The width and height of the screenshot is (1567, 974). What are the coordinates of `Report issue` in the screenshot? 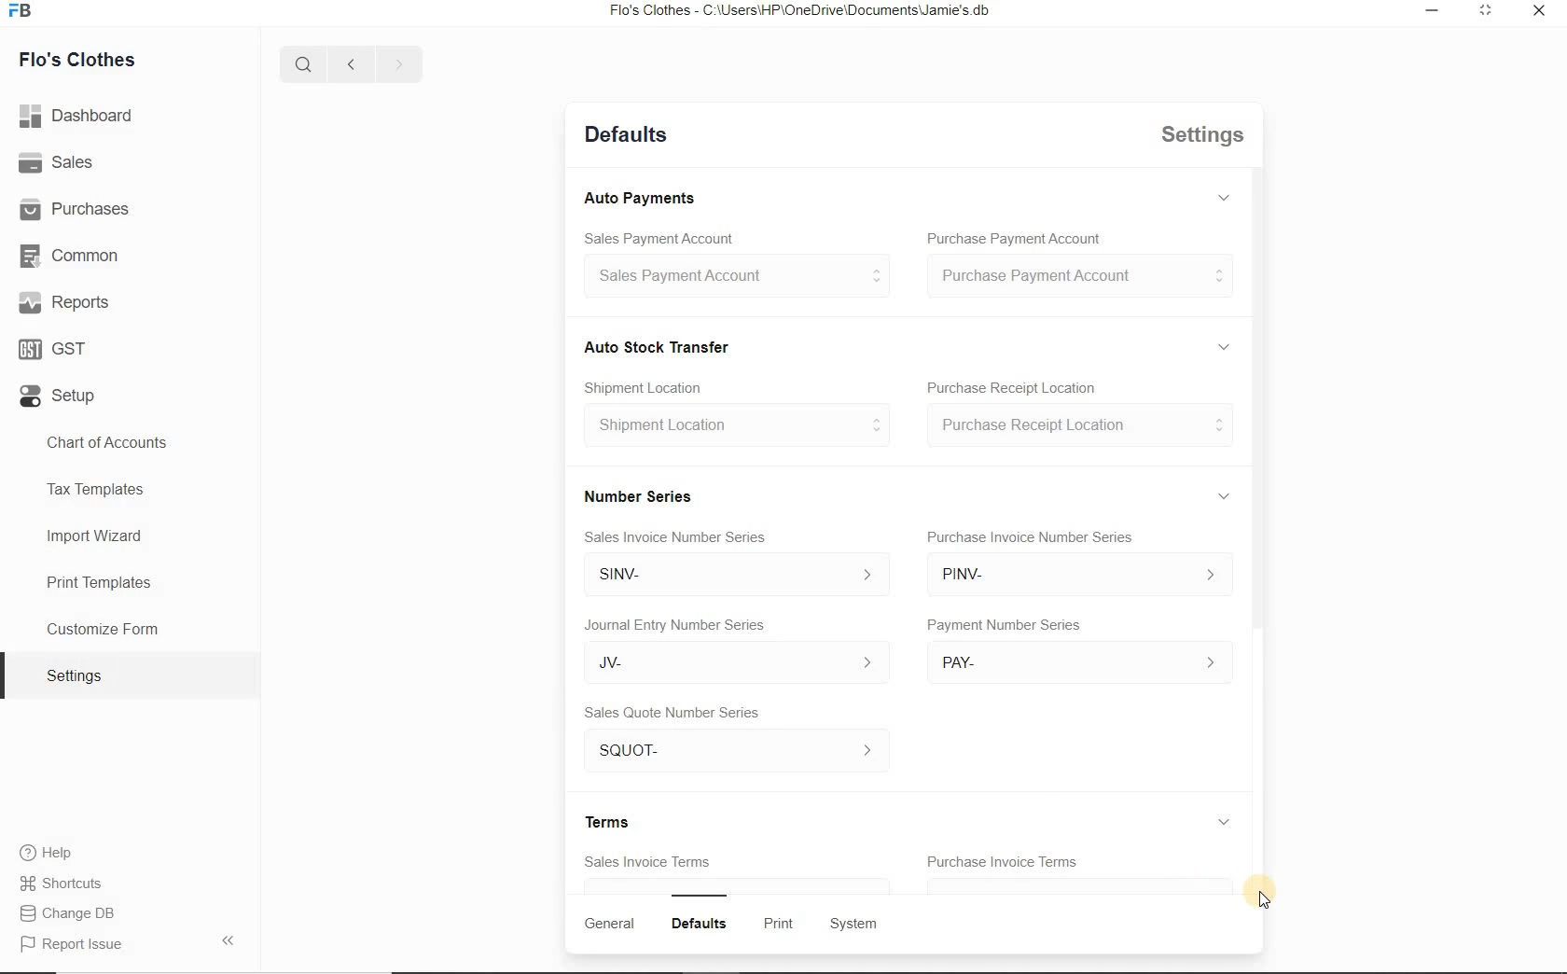 It's located at (73, 945).